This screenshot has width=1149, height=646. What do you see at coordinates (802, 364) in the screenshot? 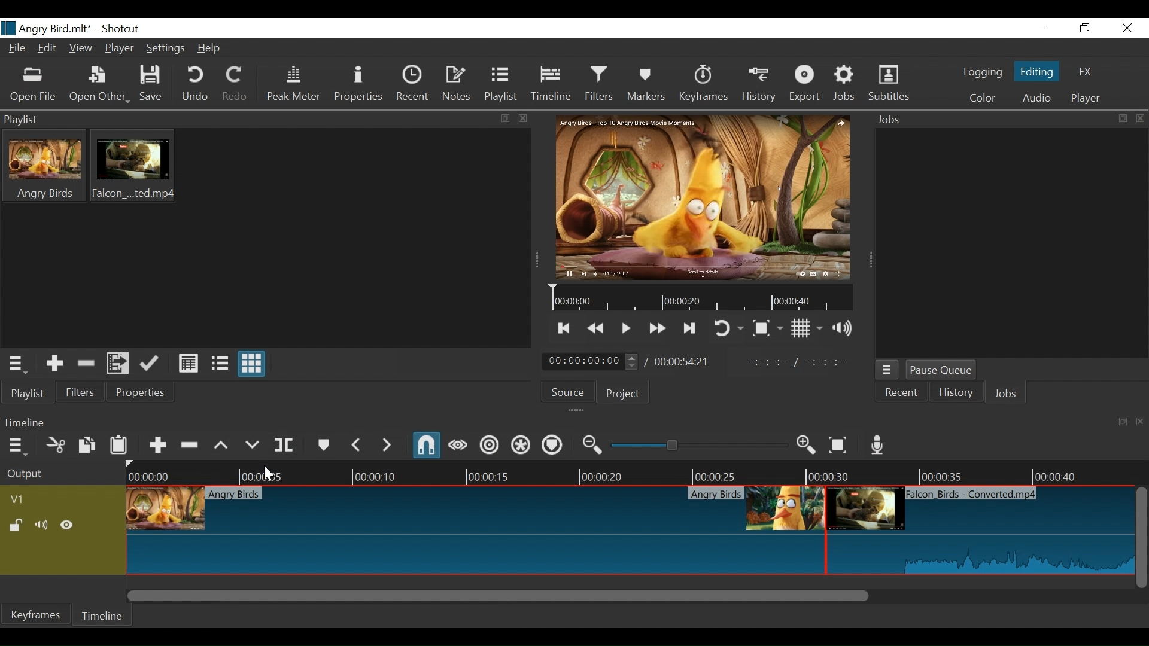
I see `In point` at bounding box center [802, 364].